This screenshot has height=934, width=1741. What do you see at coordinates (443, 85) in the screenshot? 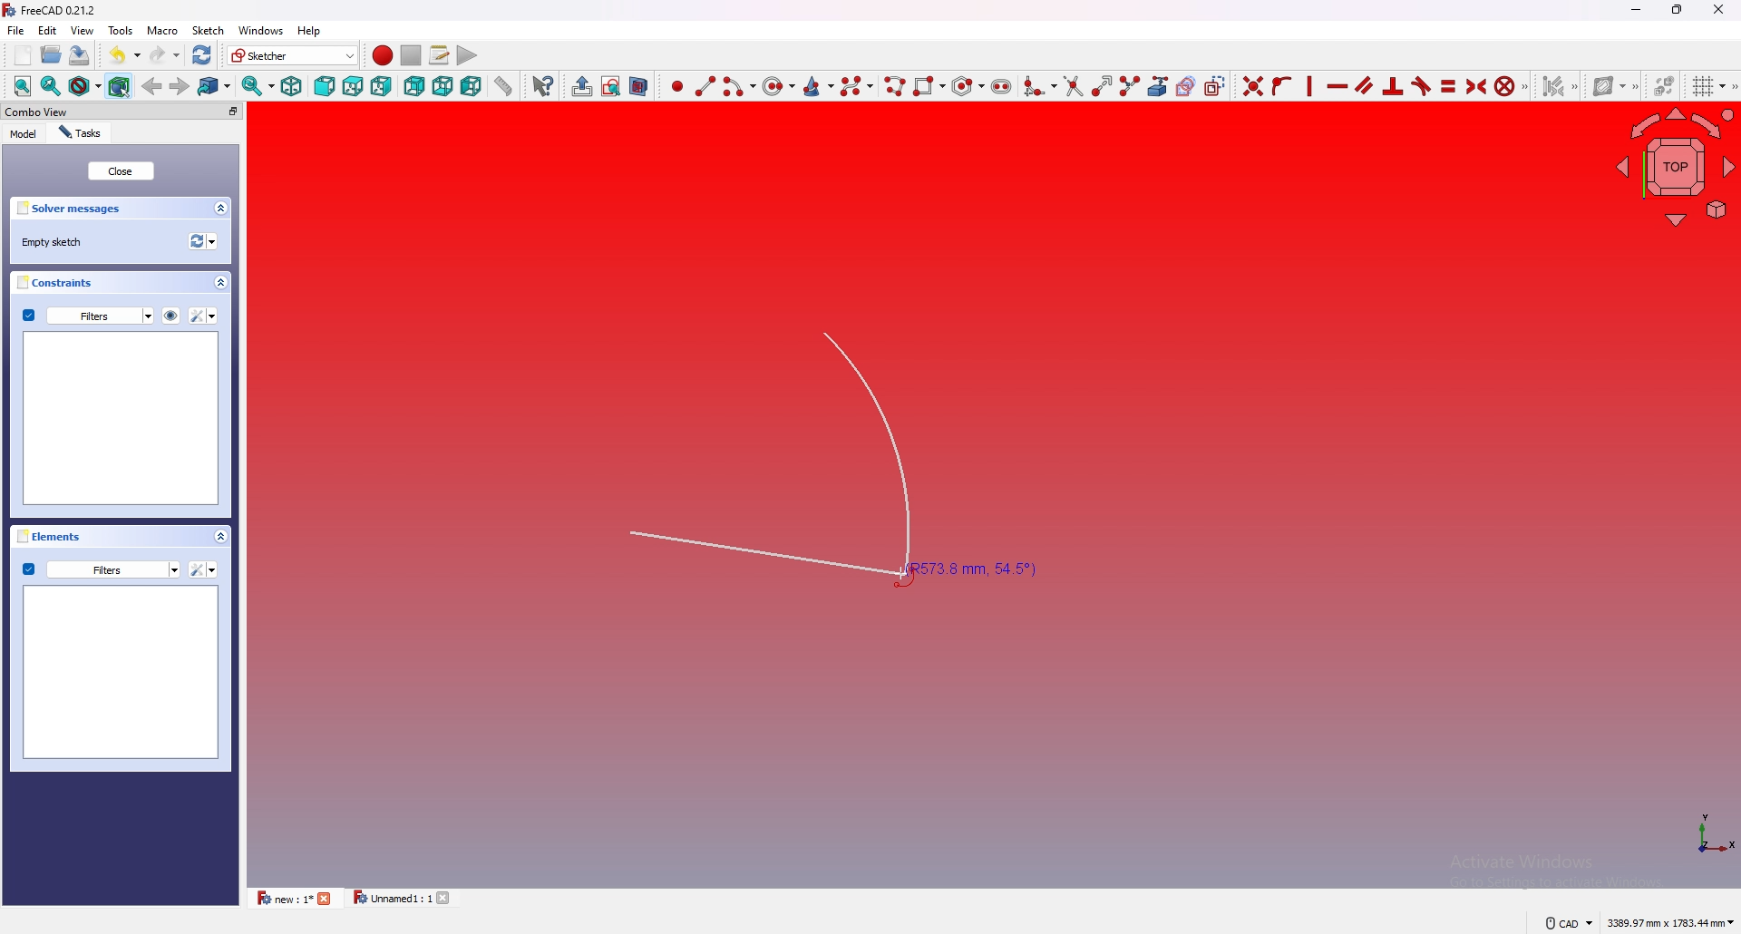
I see `bottom` at bounding box center [443, 85].